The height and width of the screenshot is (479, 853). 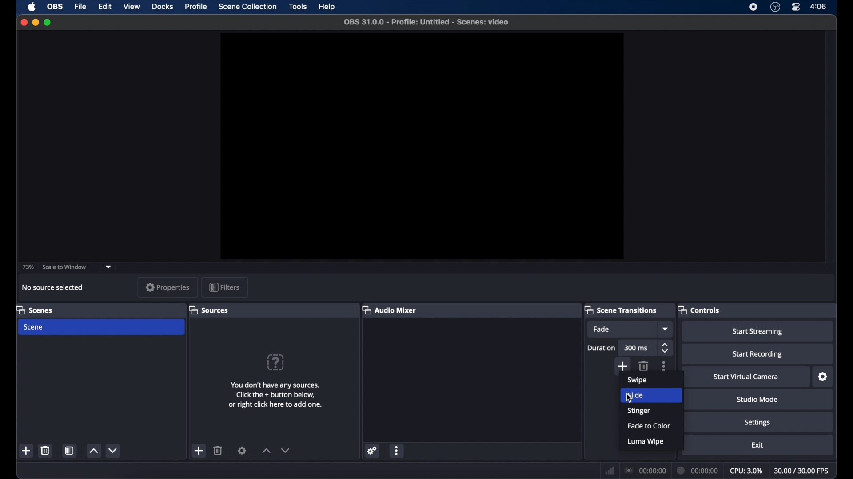 I want to click on start streaming, so click(x=757, y=332).